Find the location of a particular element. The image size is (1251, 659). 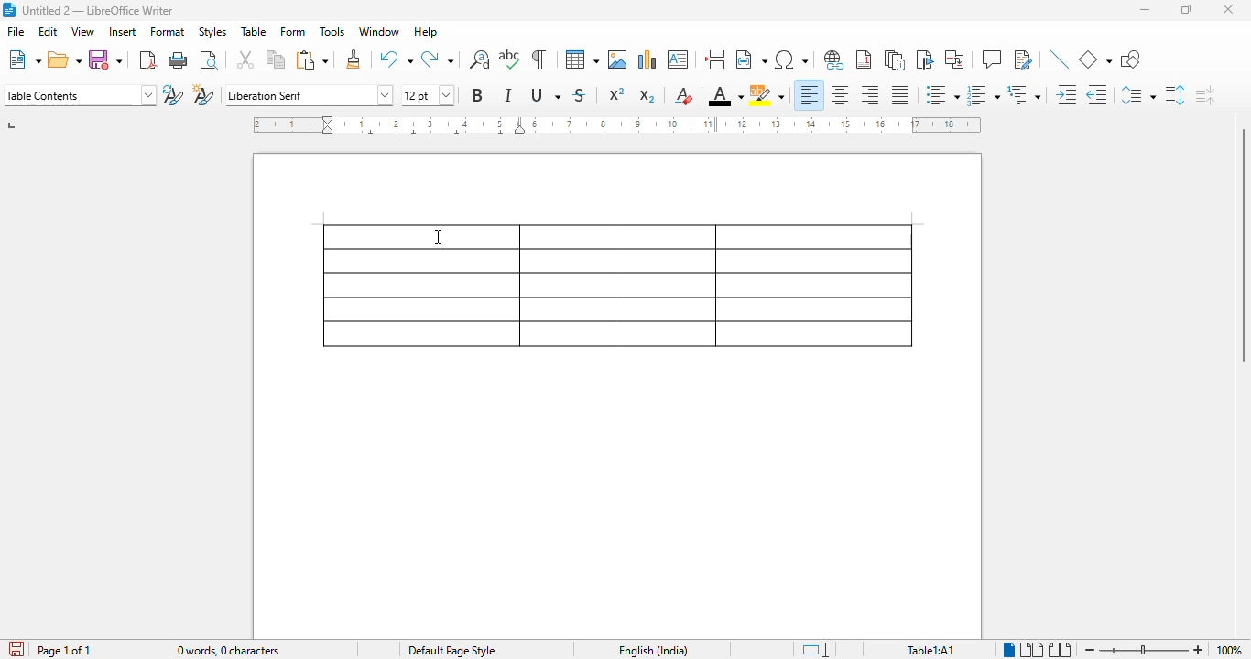

insert line is located at coordinates (1061, 59).